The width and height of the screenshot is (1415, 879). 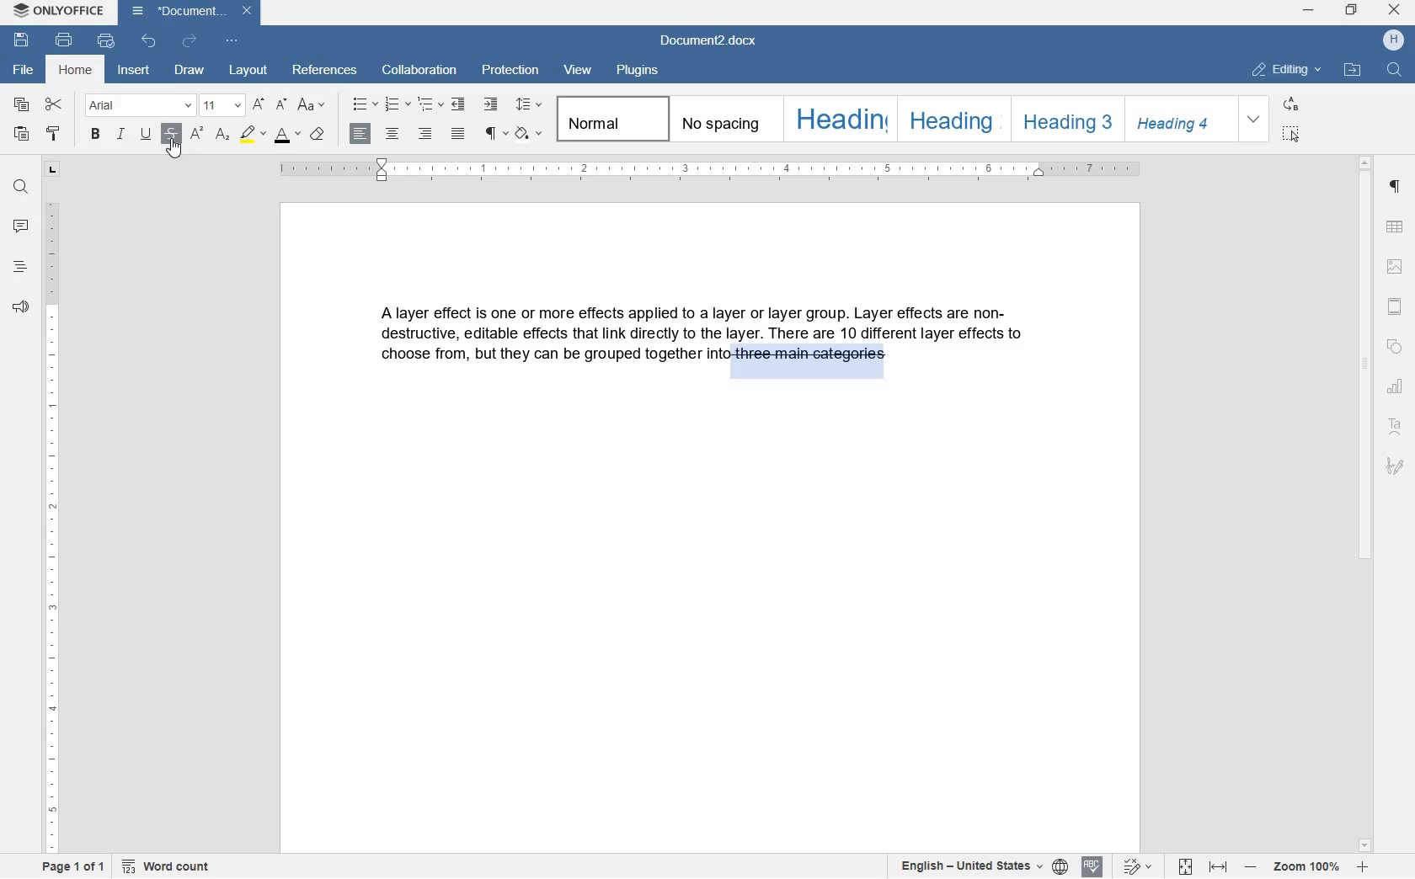 I want to click on table , so click(x=1397, y=227).